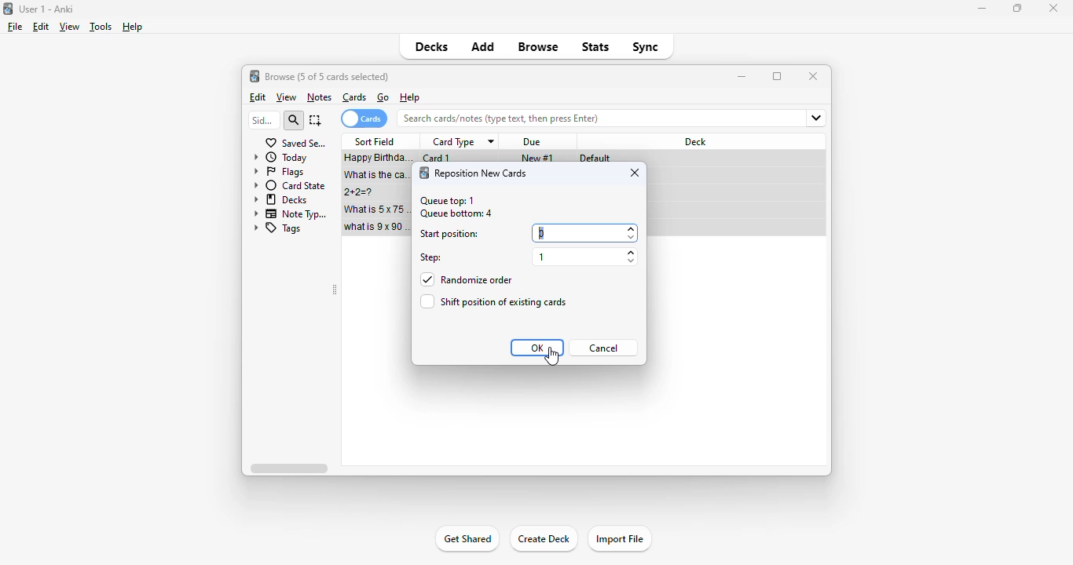  What do you see at coordinates (378, 175) in the screenshot?
I see `what is the capital of France?` at bounding box center [378, 175].